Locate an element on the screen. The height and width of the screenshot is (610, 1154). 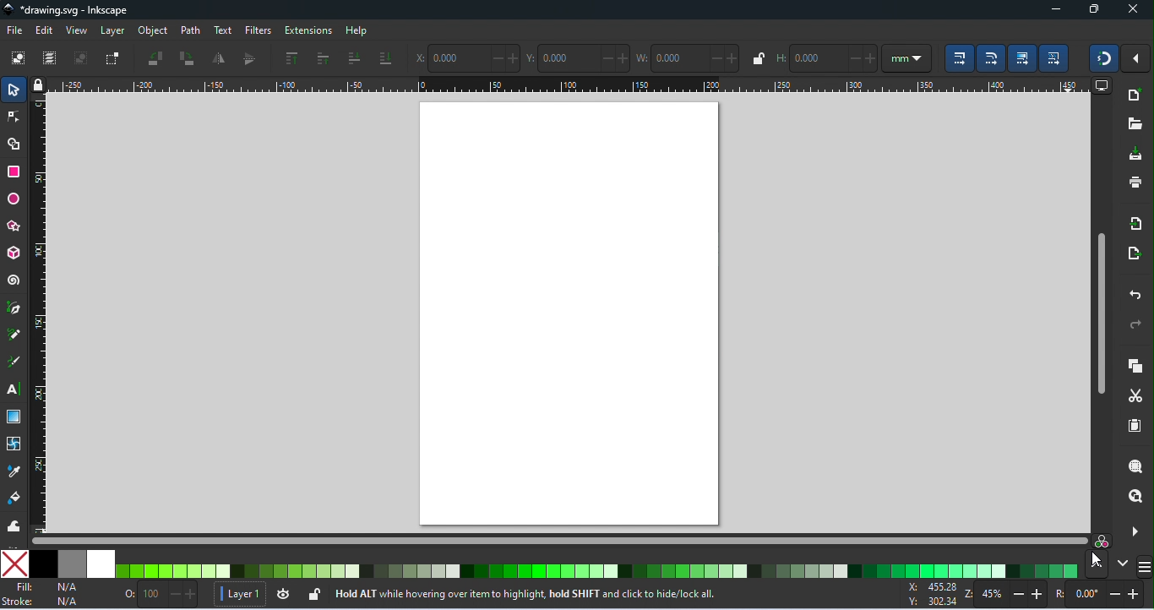
current shade of color palette is located at coordinates (596, 569).